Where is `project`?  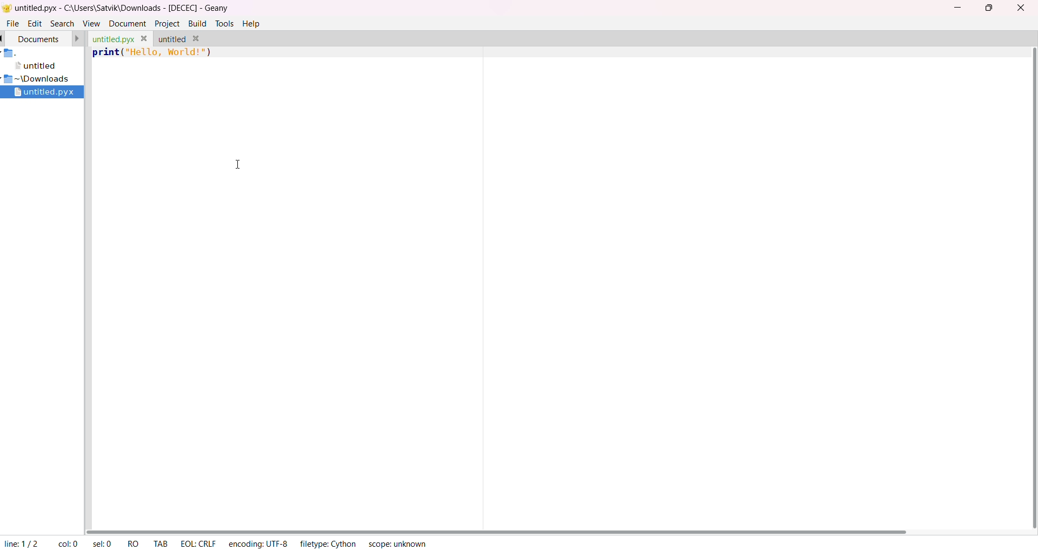
project is located at coordinates (167, 23).